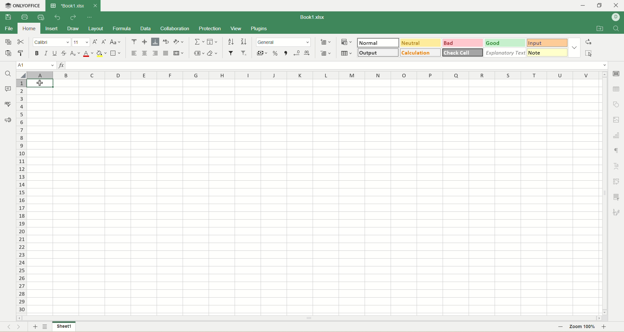  What do you see at coordinates (65, 53) in the screenshot?
I see `strikethrough` at bounding box center [65, 53].